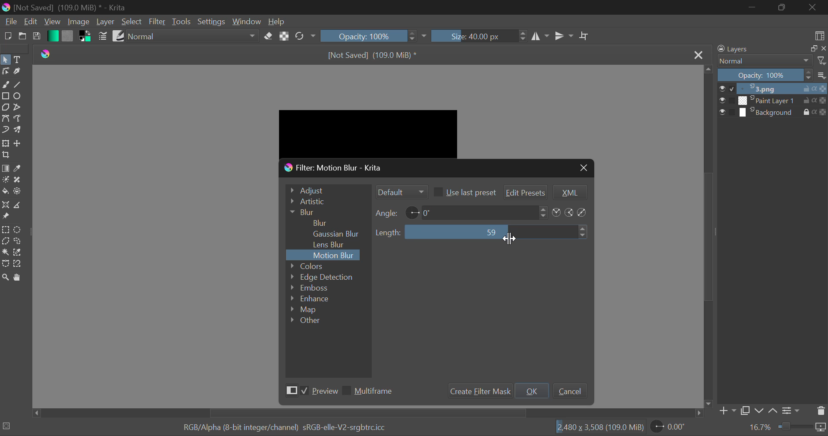  What do you see at coordinates (132, 22) in the screenshot?
I see `Select` at bounding box center [132, 22].